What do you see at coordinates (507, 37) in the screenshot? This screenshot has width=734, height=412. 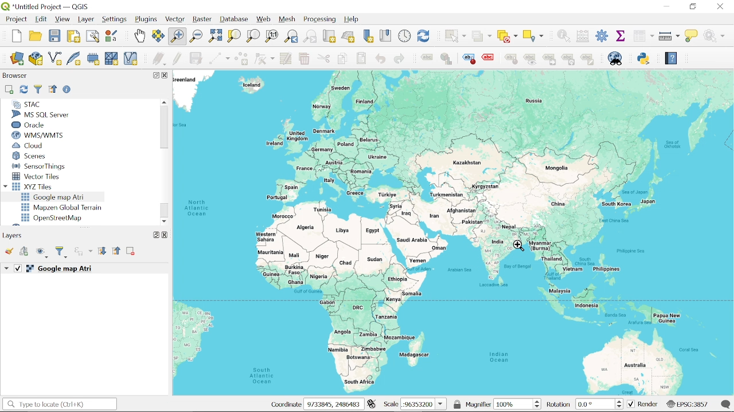 I see `Deelect features form all layers` at bounding box center [507, 37].